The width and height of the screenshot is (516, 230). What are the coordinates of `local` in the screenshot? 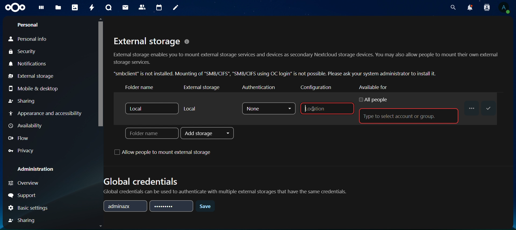 It's located at (190, 109).